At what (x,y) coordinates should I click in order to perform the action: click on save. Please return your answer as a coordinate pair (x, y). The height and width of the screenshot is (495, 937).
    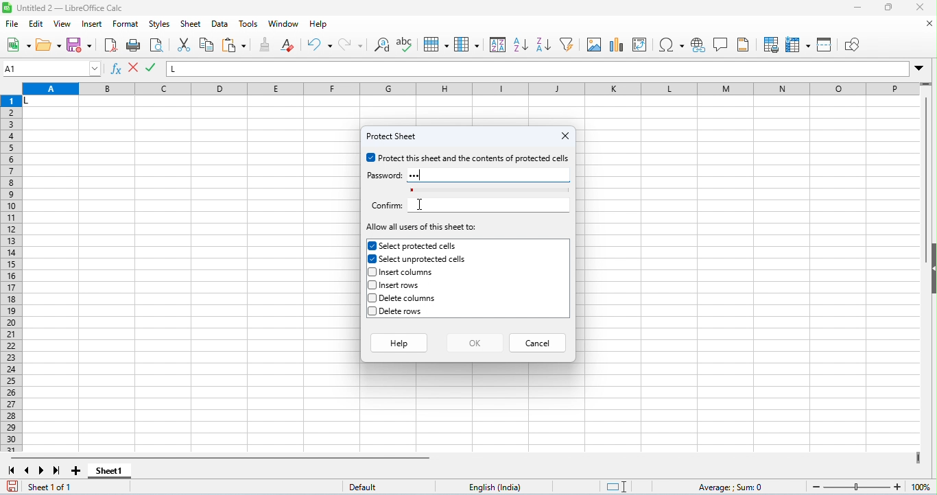
    Looking at the image, I should click on (80, 45).